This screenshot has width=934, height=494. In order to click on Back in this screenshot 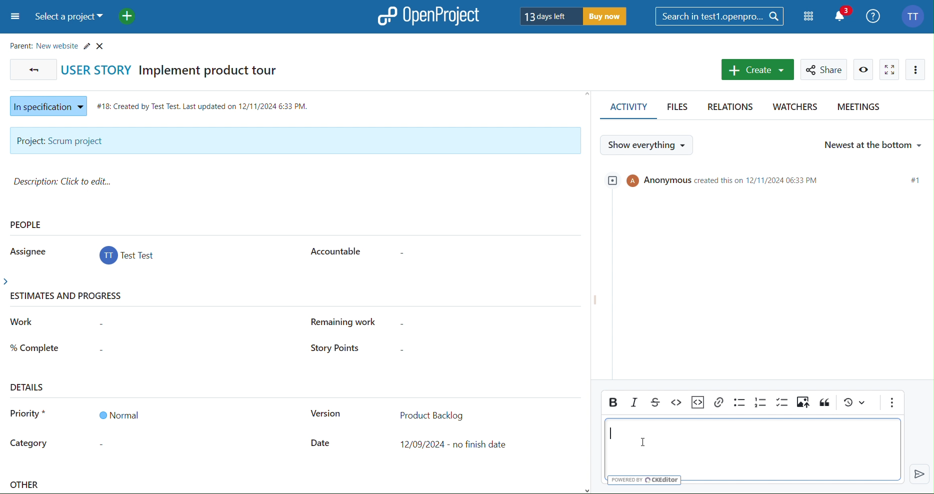, I will do `click(31, 69)`.